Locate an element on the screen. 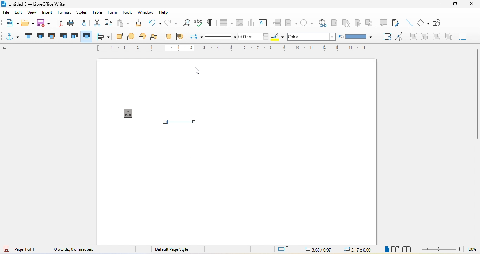  field is located at coordinates (291, 24).